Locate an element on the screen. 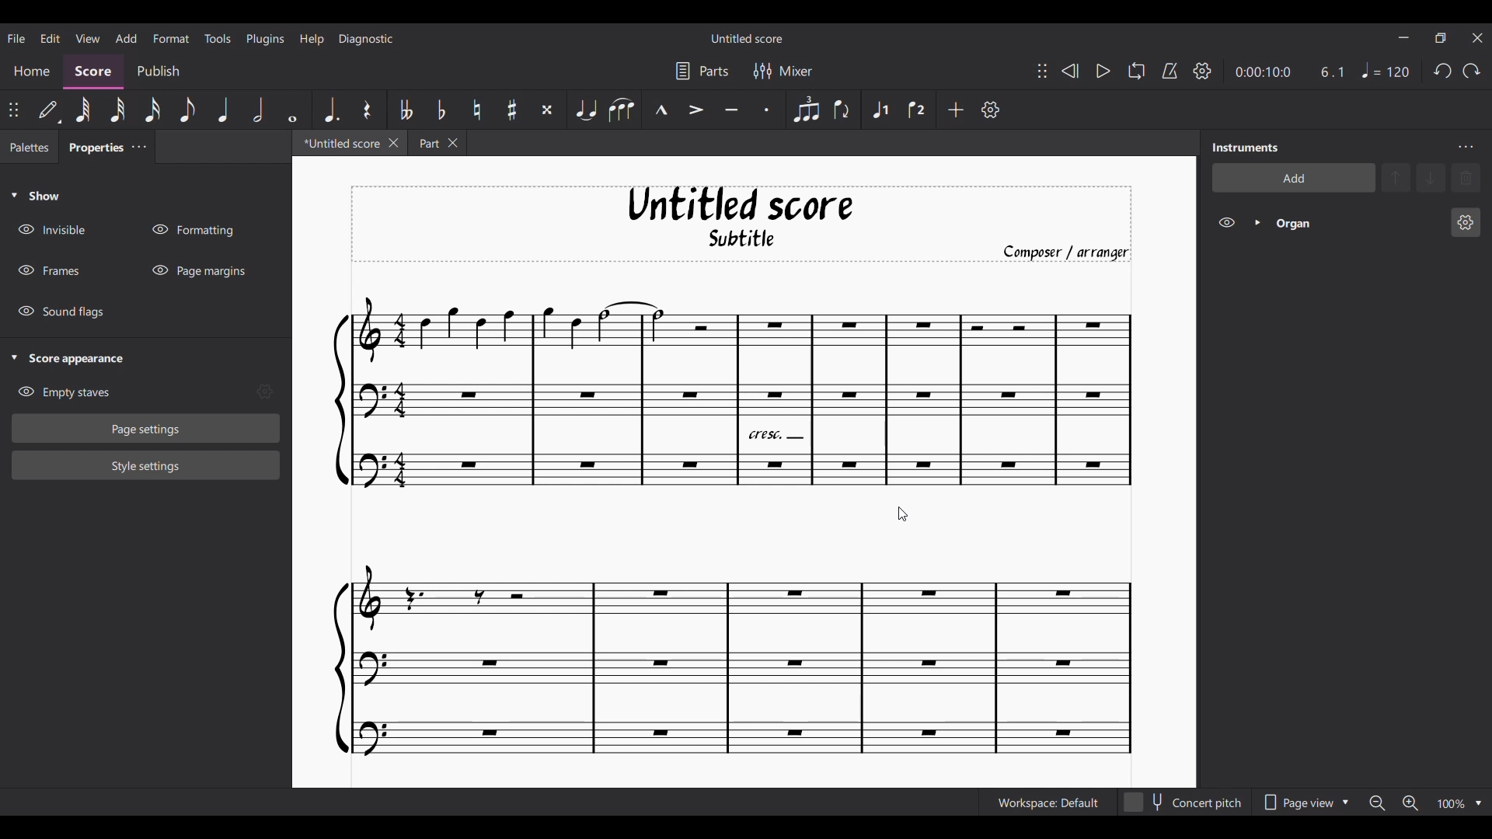 The image size is (1492, 839). Diagnostic menu is located at coordinates (367, 39).